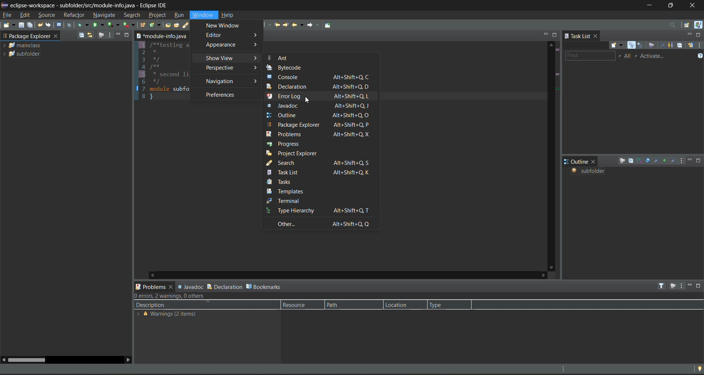  Describe the element at coordinates (640, 160) in the screenshot. I see `sort` at that location.